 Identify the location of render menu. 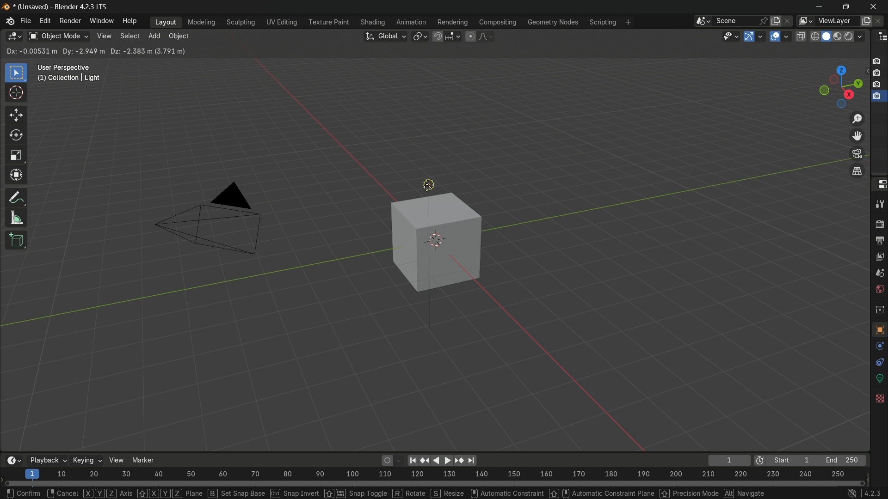
(71, 21).